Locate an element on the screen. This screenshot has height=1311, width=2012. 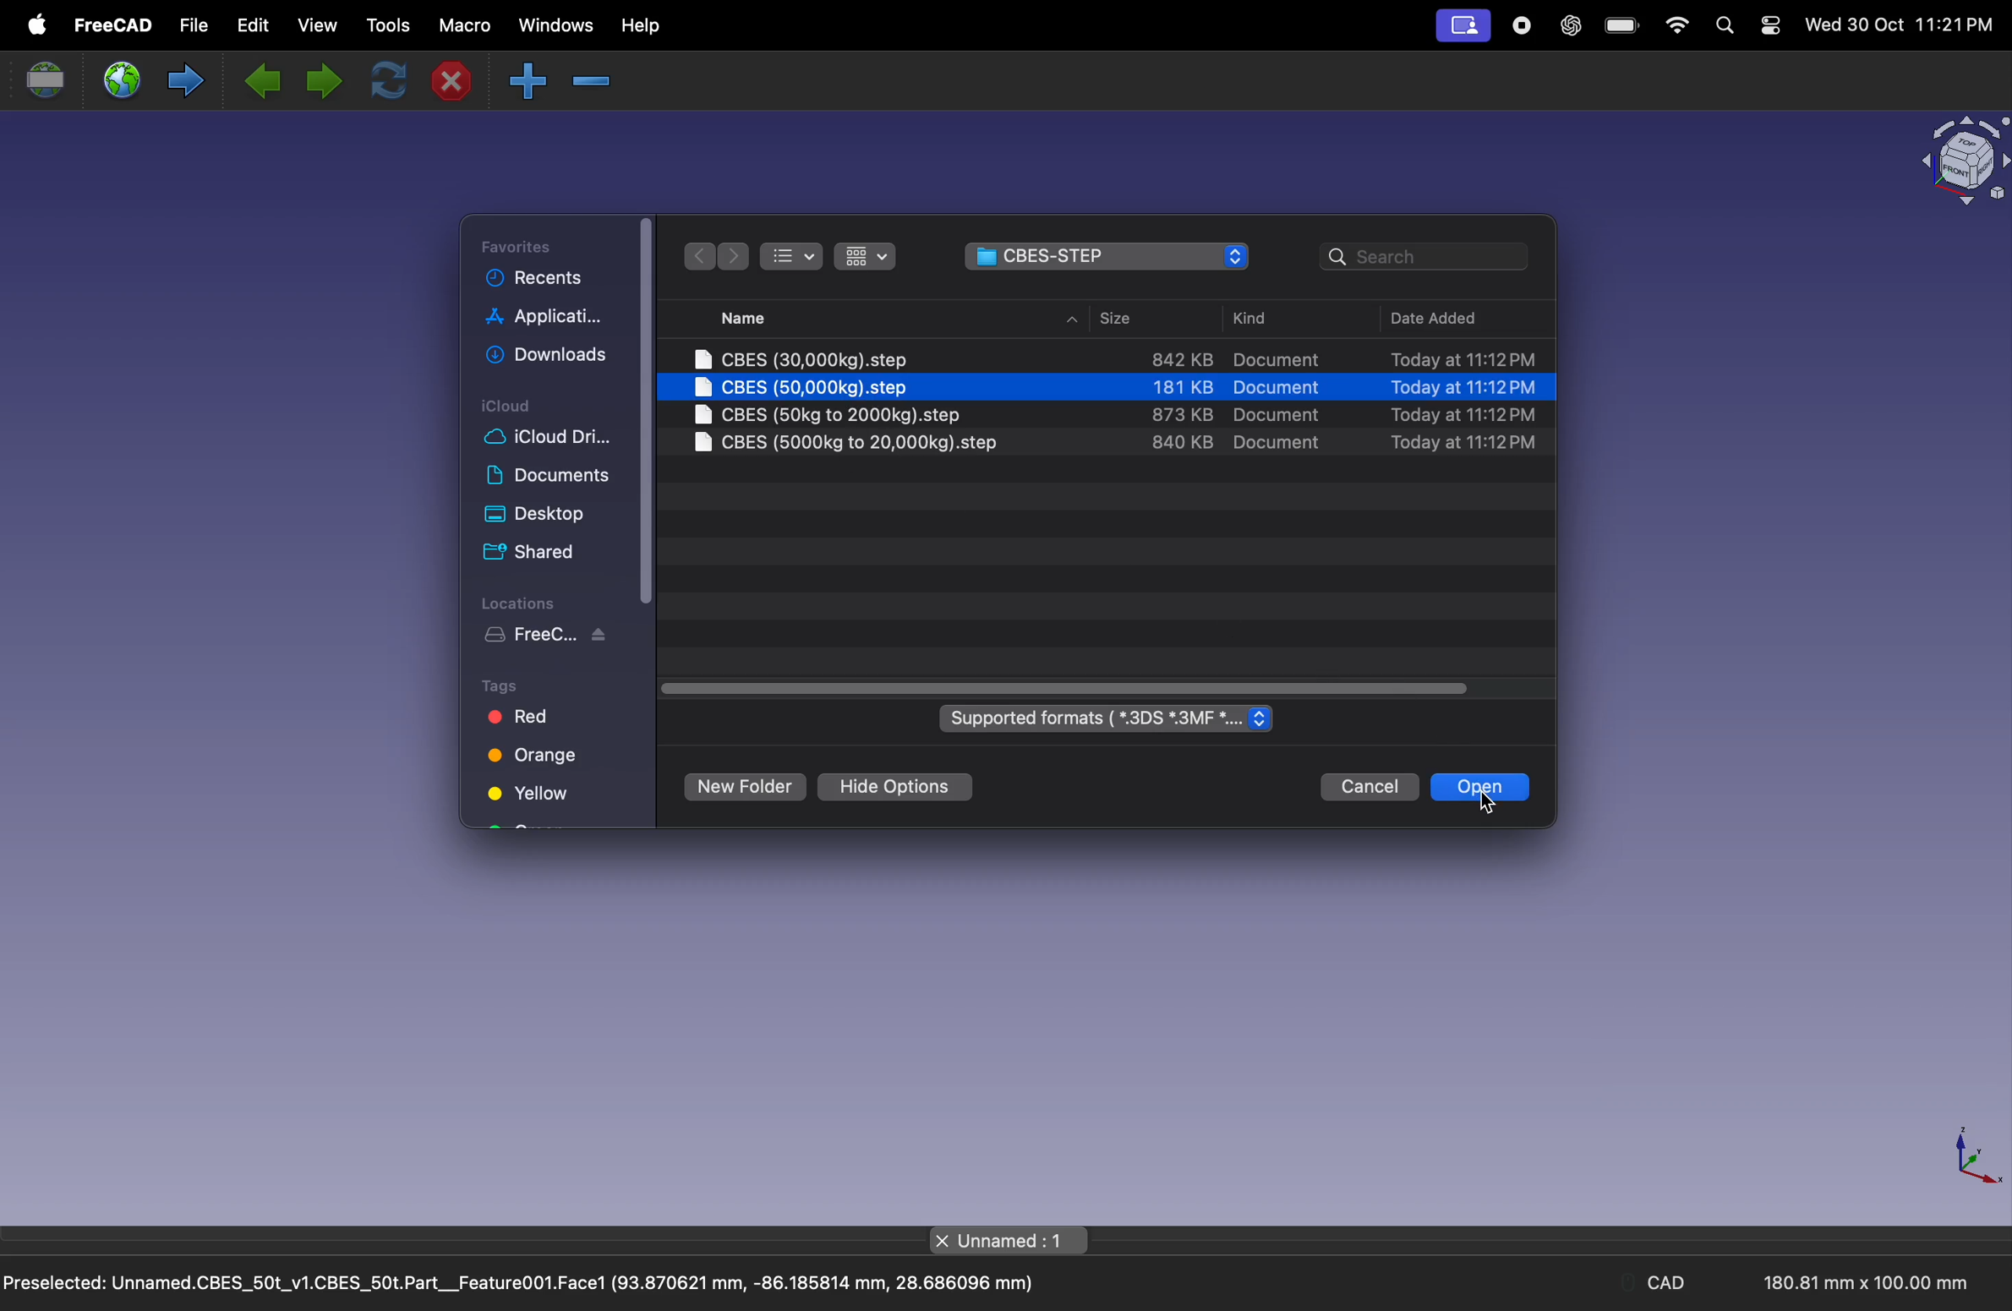
cloud drive is located at coordinates (551, 440).